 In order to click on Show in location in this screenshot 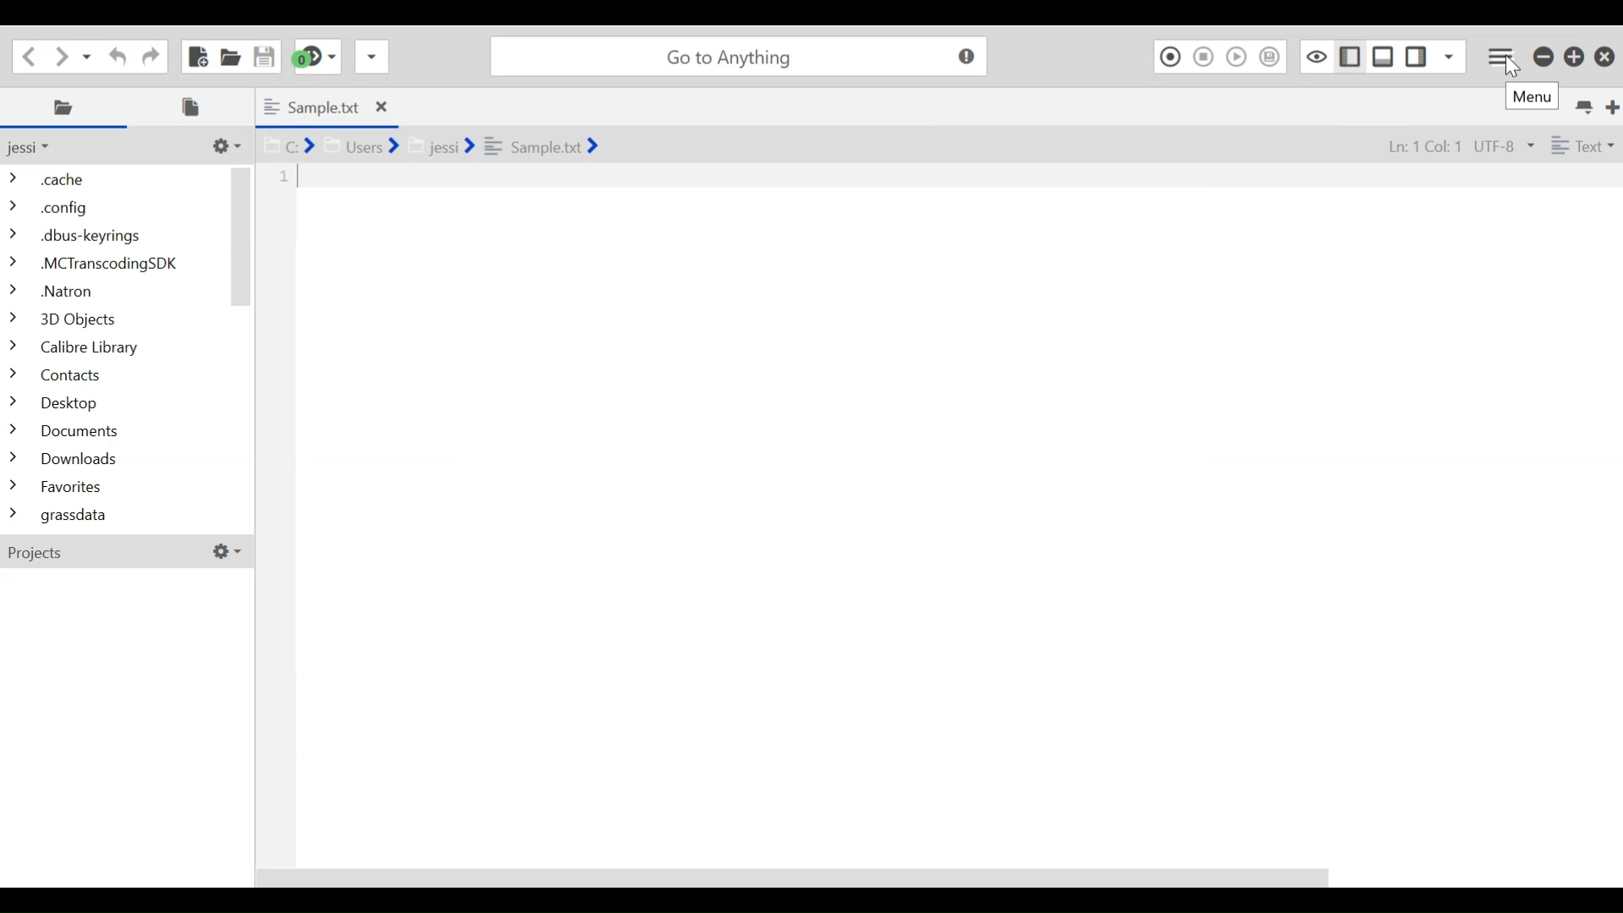, I will do `click(429, 144)`.